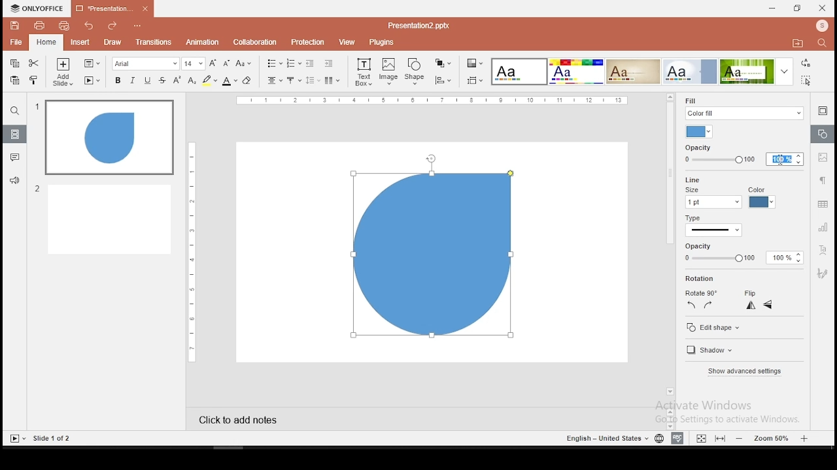 The image size is (837, 470). What do you see at coordinates (244, 64) in the screenshot?
I see `change case` at bounding box center [244, 64].